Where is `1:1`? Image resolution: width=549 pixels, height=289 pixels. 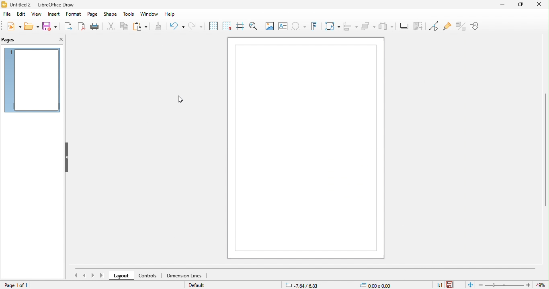
1:1 is located at coordinates (435, 285).